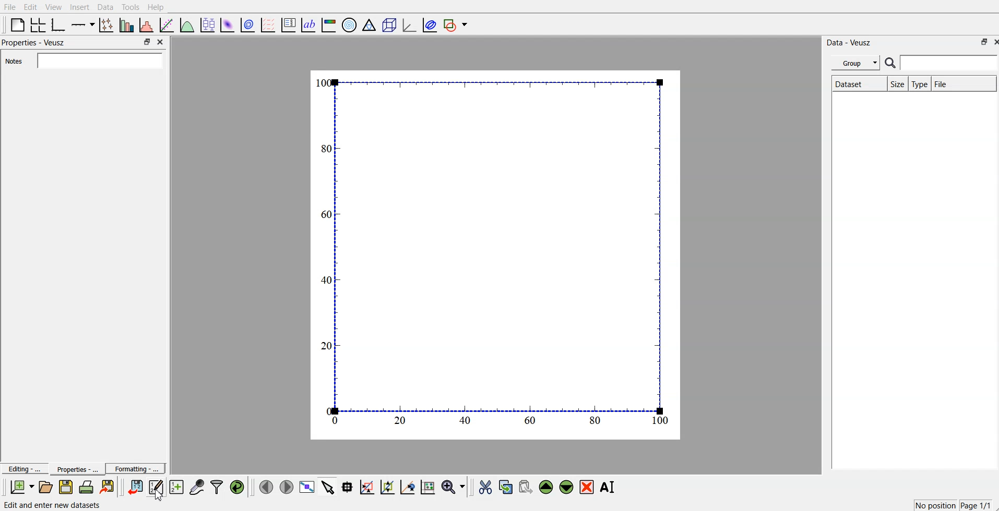  What do you see at coordinates (329, 24) in the screenshot?
I see `image color bar` at bounding box center [329, 24].